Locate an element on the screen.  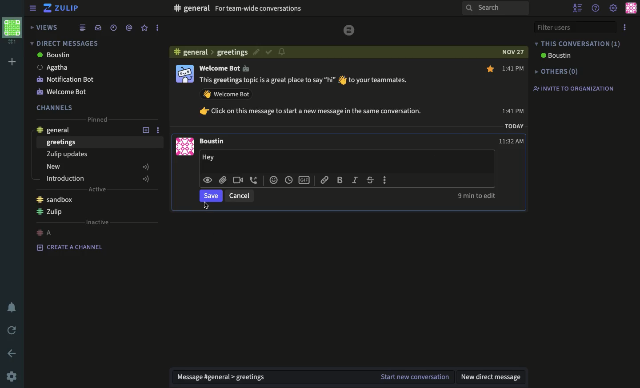
favorite is located at coordinates (492, 70).